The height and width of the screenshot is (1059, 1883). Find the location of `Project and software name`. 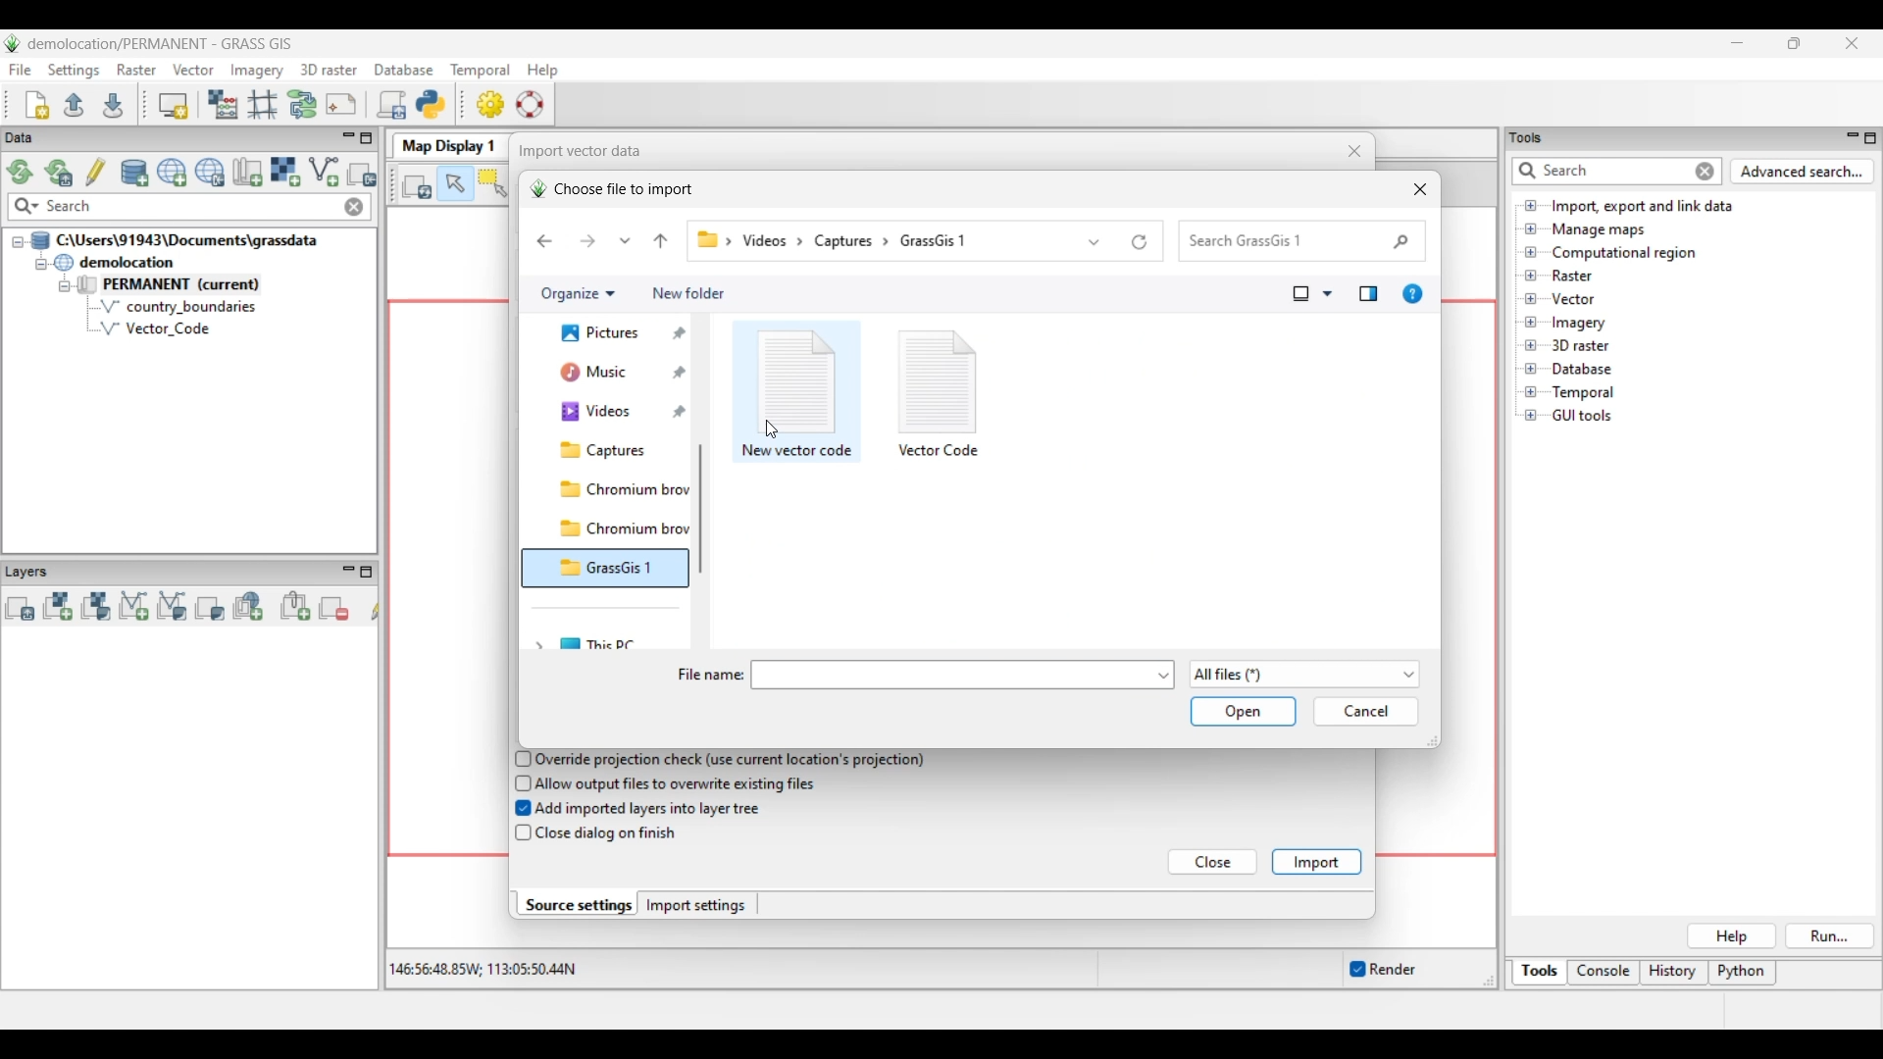

Project and software name is located at coordinates (161, 44).